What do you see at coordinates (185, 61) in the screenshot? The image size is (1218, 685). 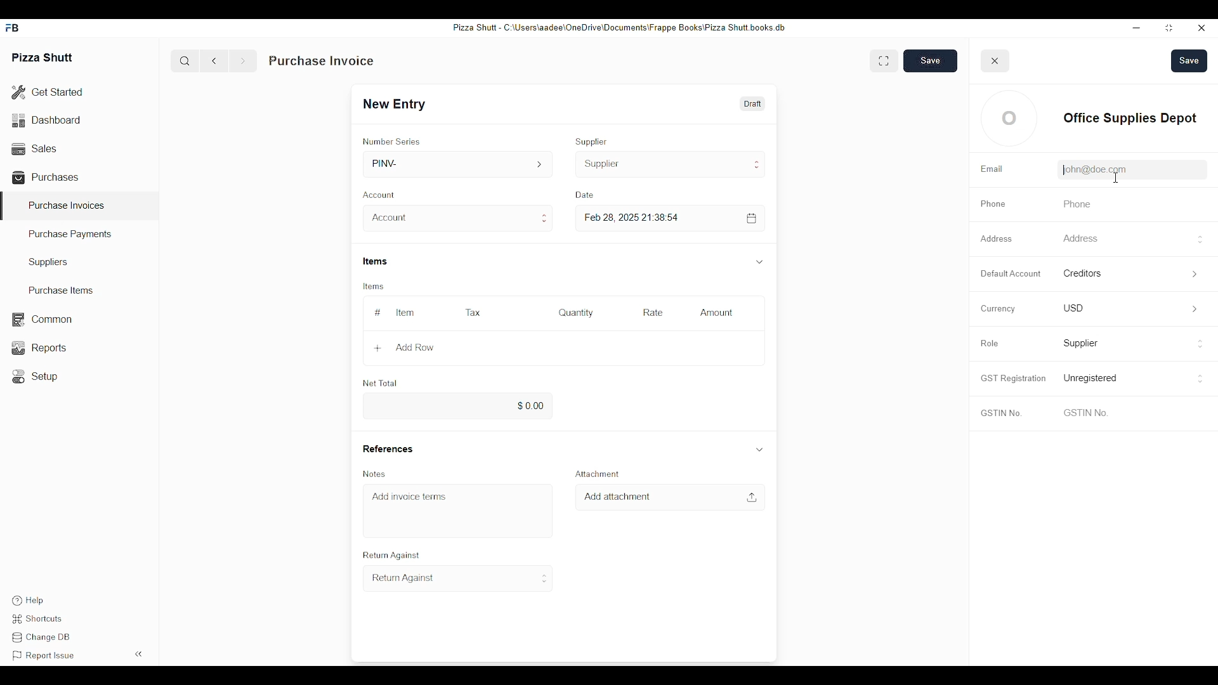 I see `search` at bounding box center [185, 61].